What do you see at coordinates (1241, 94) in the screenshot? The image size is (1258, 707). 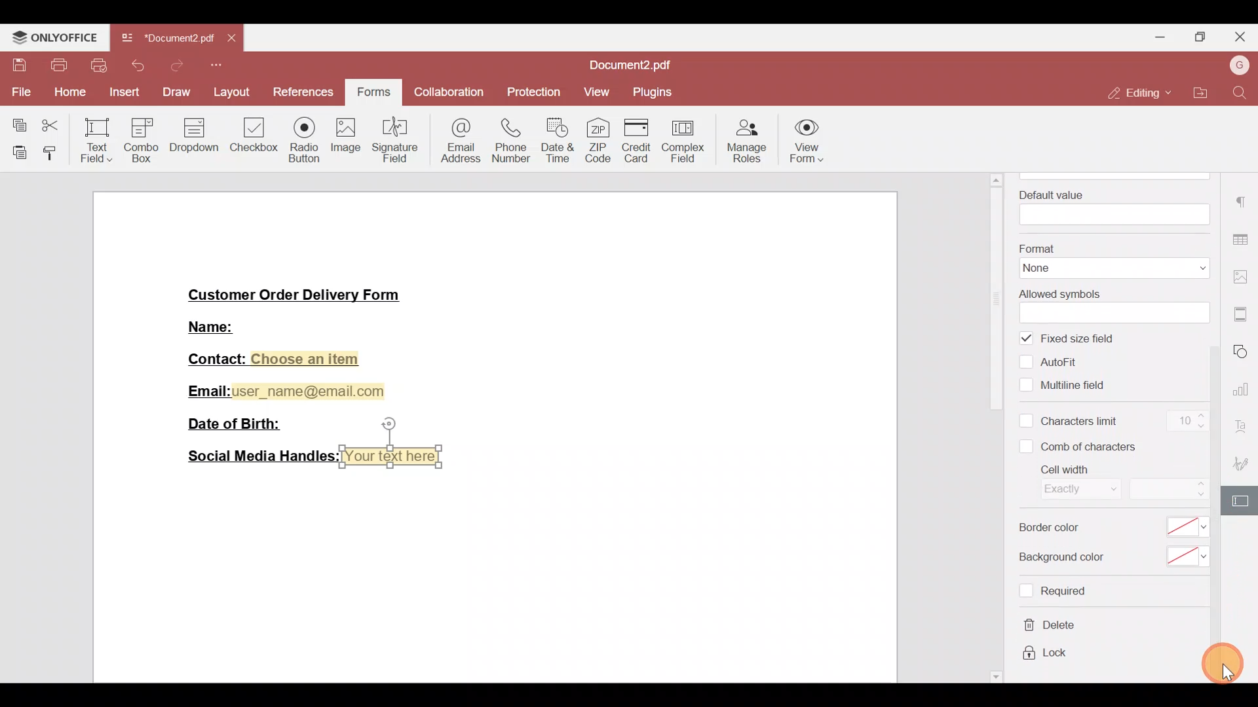 I see `Find` at bounding box center [1241, 94].